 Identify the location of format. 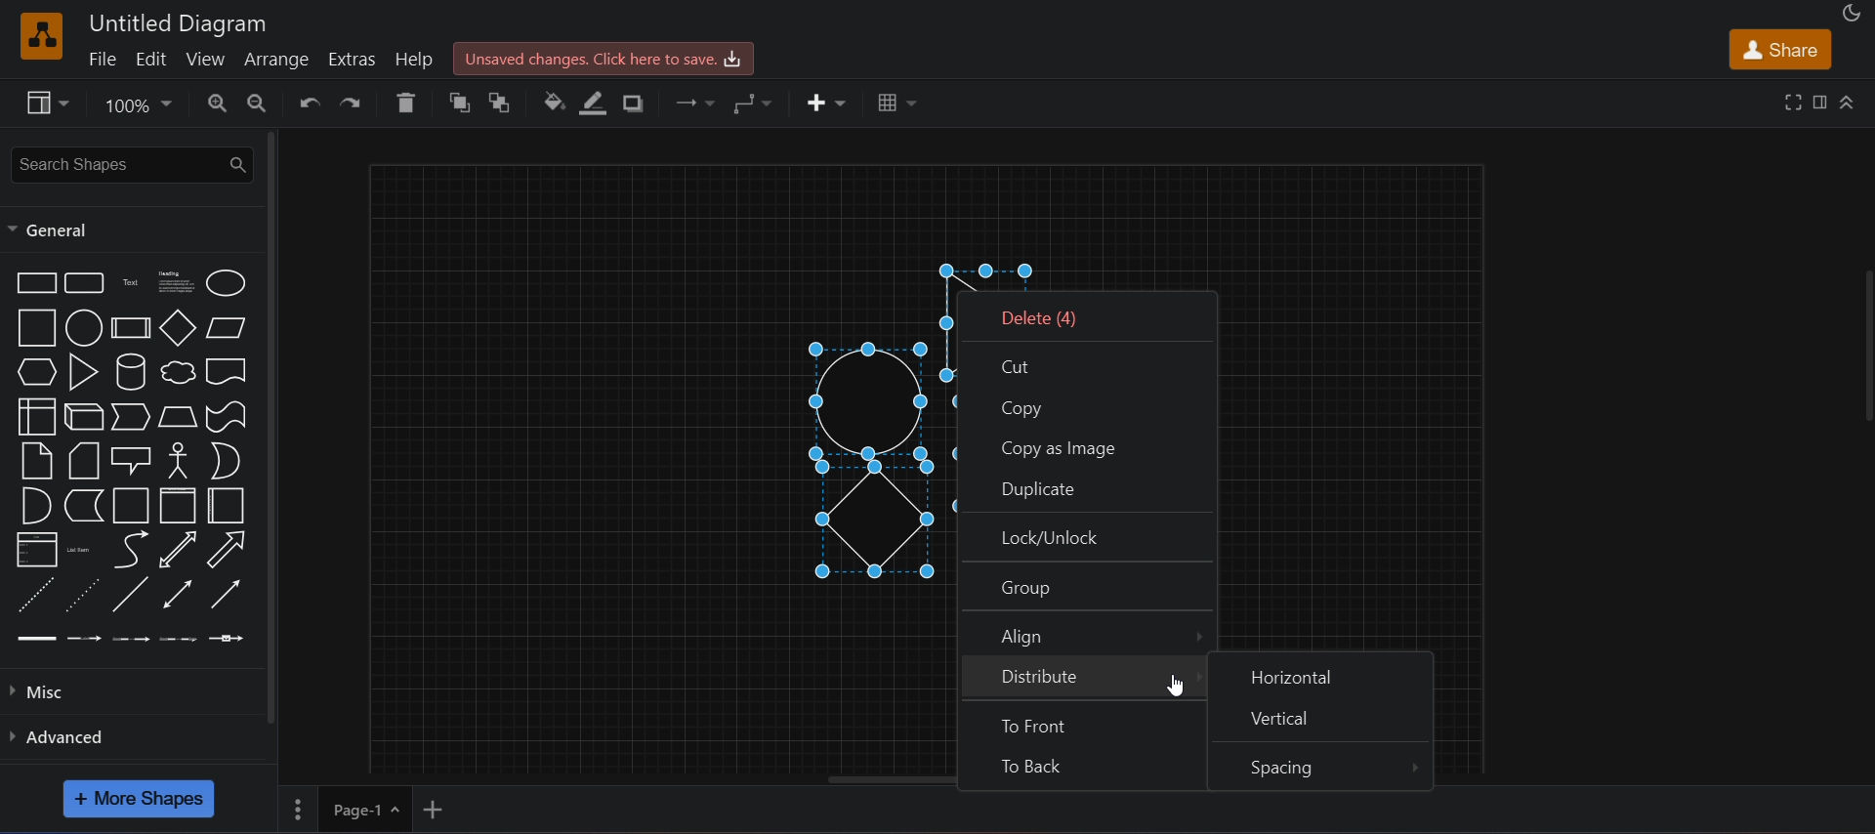
(1820, 102).